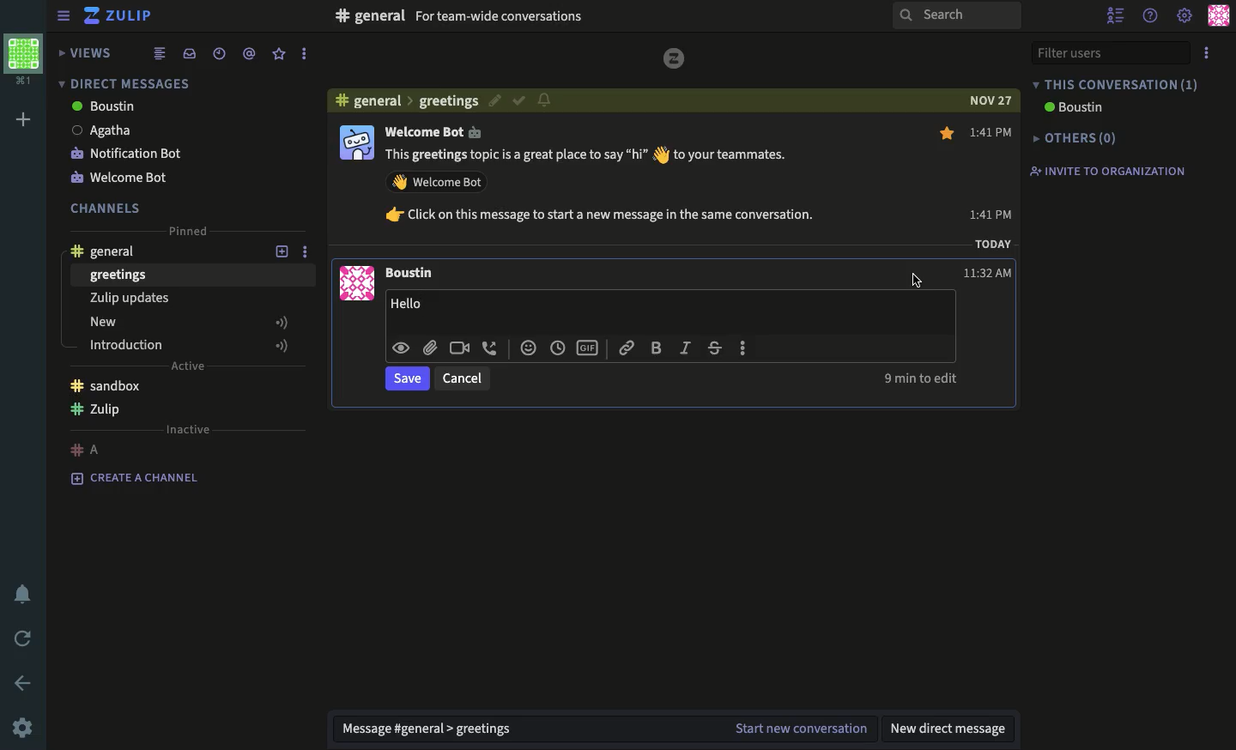  What do you see at coordinates (401, 100) in the screenshot?
I see `general` at bounding box center [401, 100].